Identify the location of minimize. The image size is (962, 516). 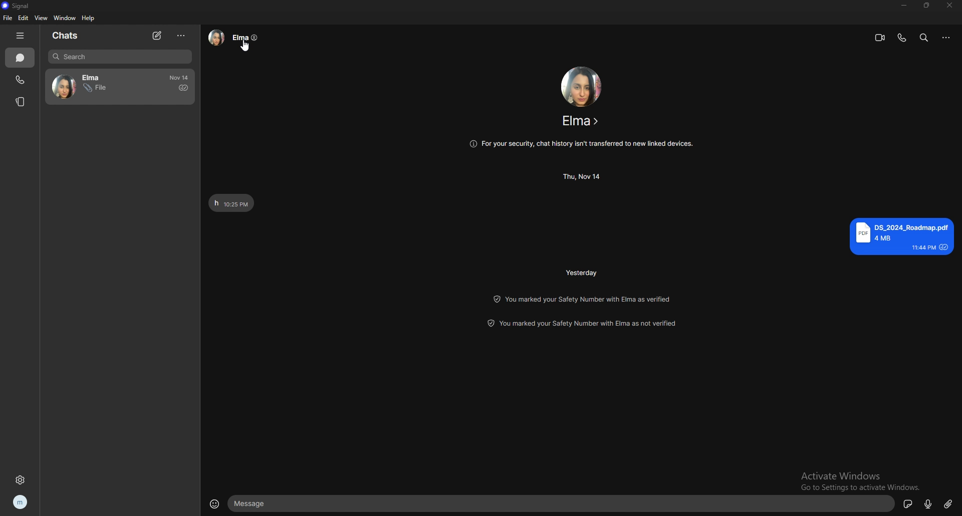
(904, 5).